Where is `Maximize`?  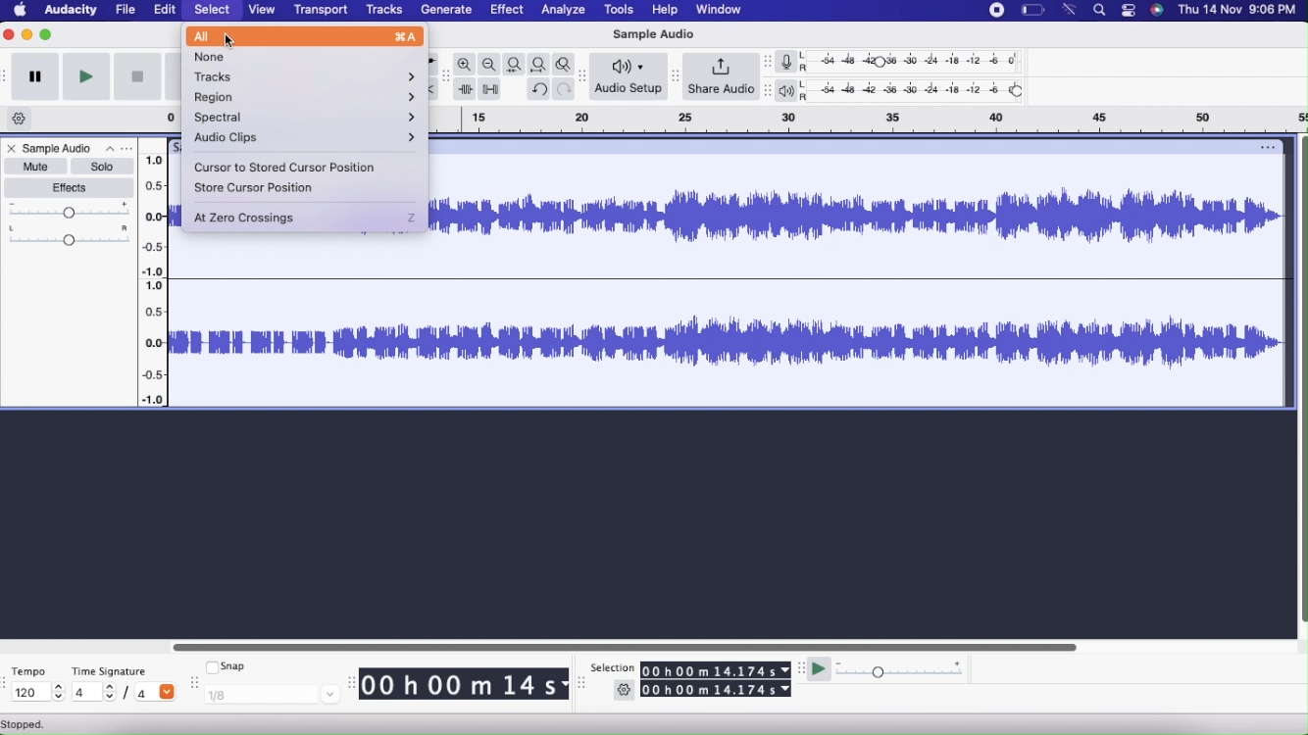 Maximize is located at coordinates (48, 32).